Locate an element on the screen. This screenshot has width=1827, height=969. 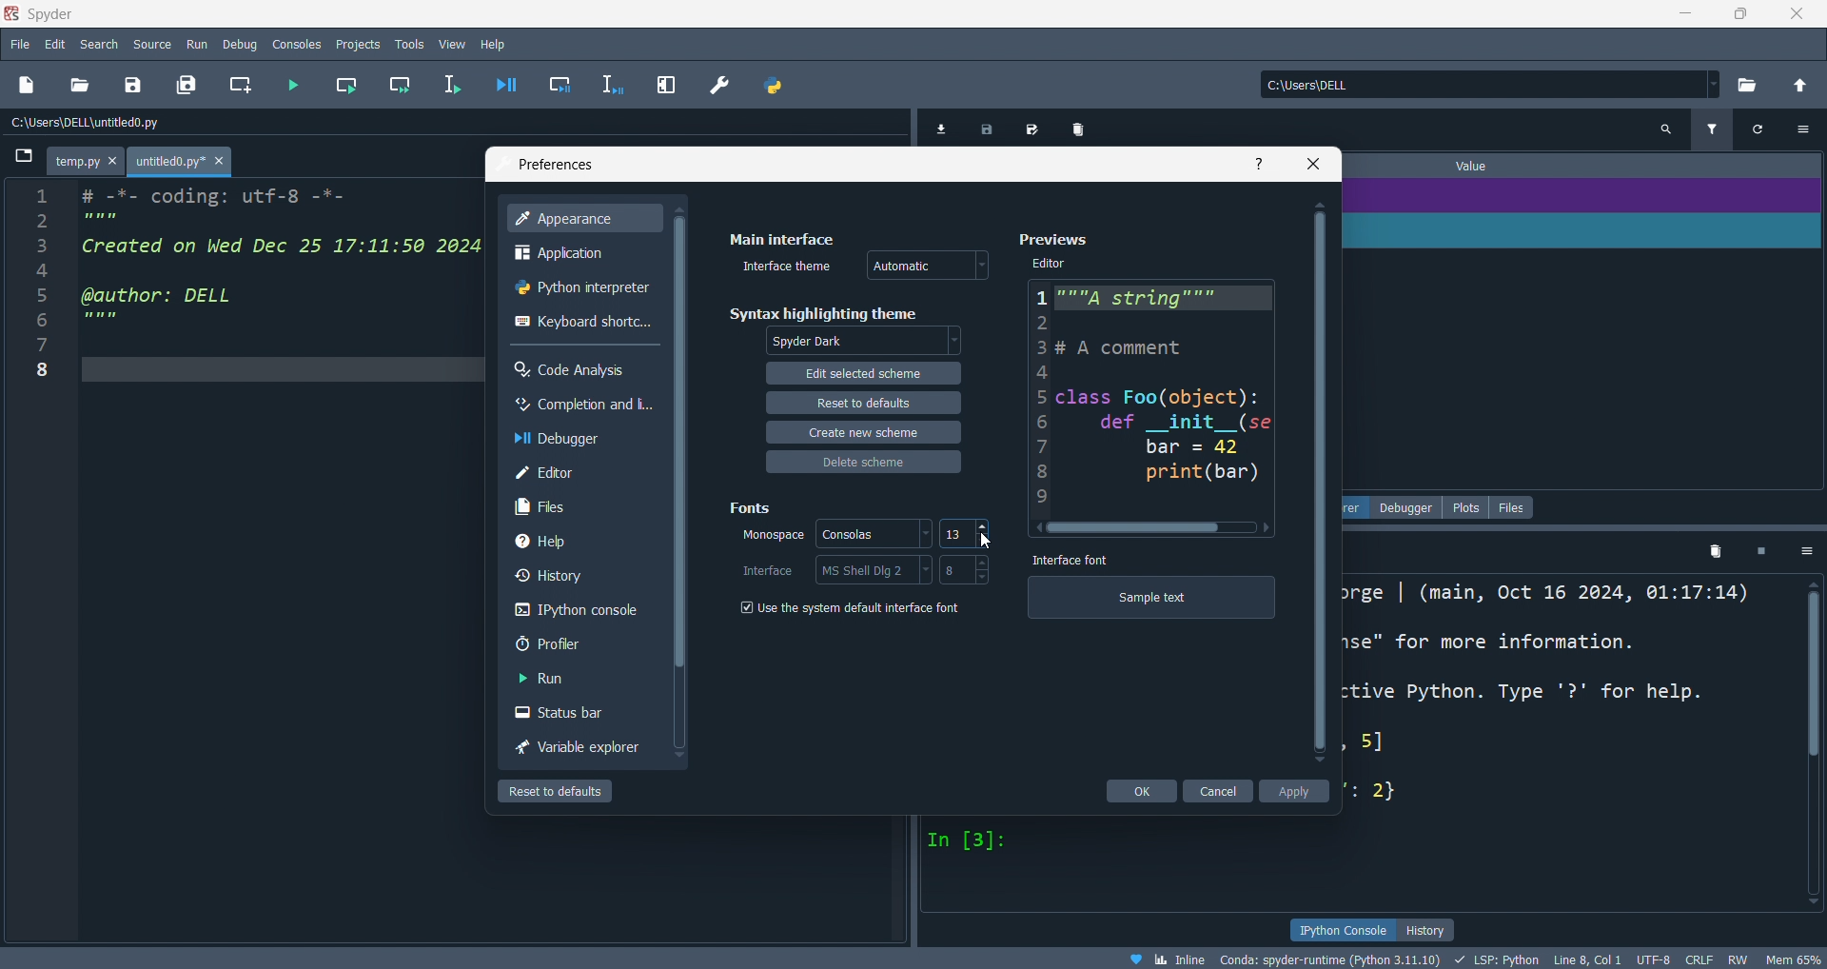
view is located at coordinates (448, 45).